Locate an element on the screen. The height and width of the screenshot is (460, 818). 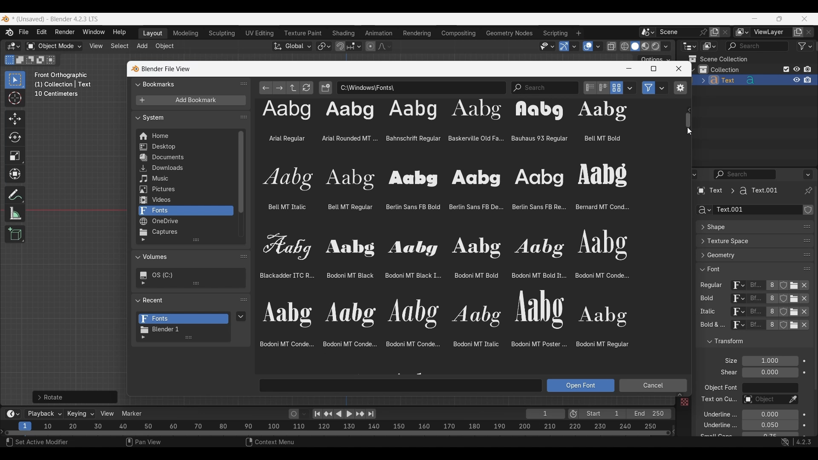
Click to expand Light Probes is located at coordinates (726, 361).